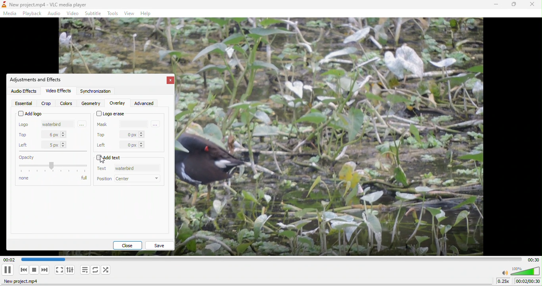 The height and width of the screenshot is (286, 542). What do you see at coordinates (84, 270) in the screenshot?
I see `toggle playlist` at bounding box center [84, 270].